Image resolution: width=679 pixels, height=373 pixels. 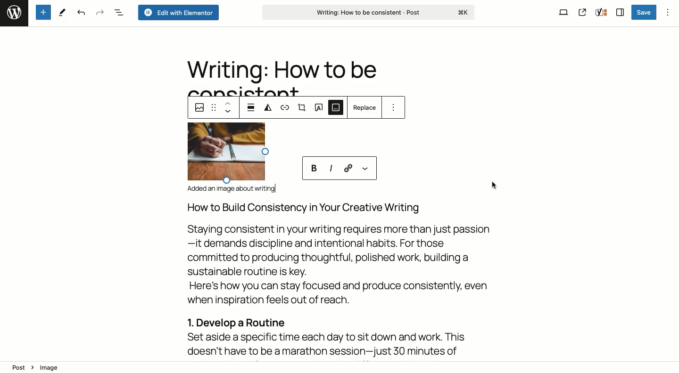 I want to click on Undo, so click(x=81, y=13).